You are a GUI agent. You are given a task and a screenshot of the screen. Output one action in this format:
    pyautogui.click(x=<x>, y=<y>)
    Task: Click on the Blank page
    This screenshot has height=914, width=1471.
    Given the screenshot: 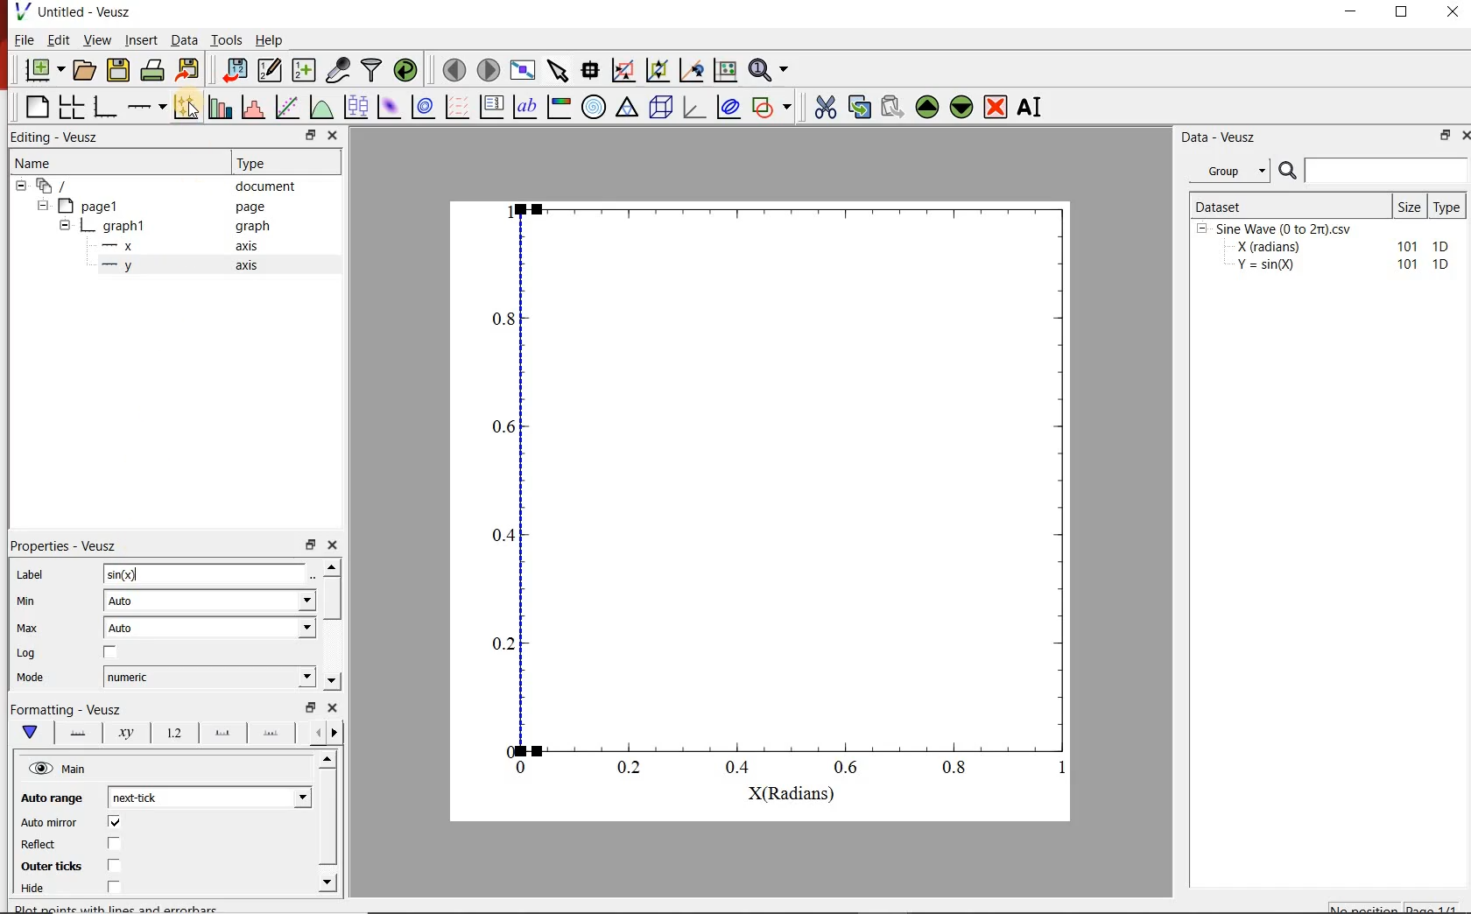 What is the action you would take?
    pyautogui.click(x=37, y=107)
    